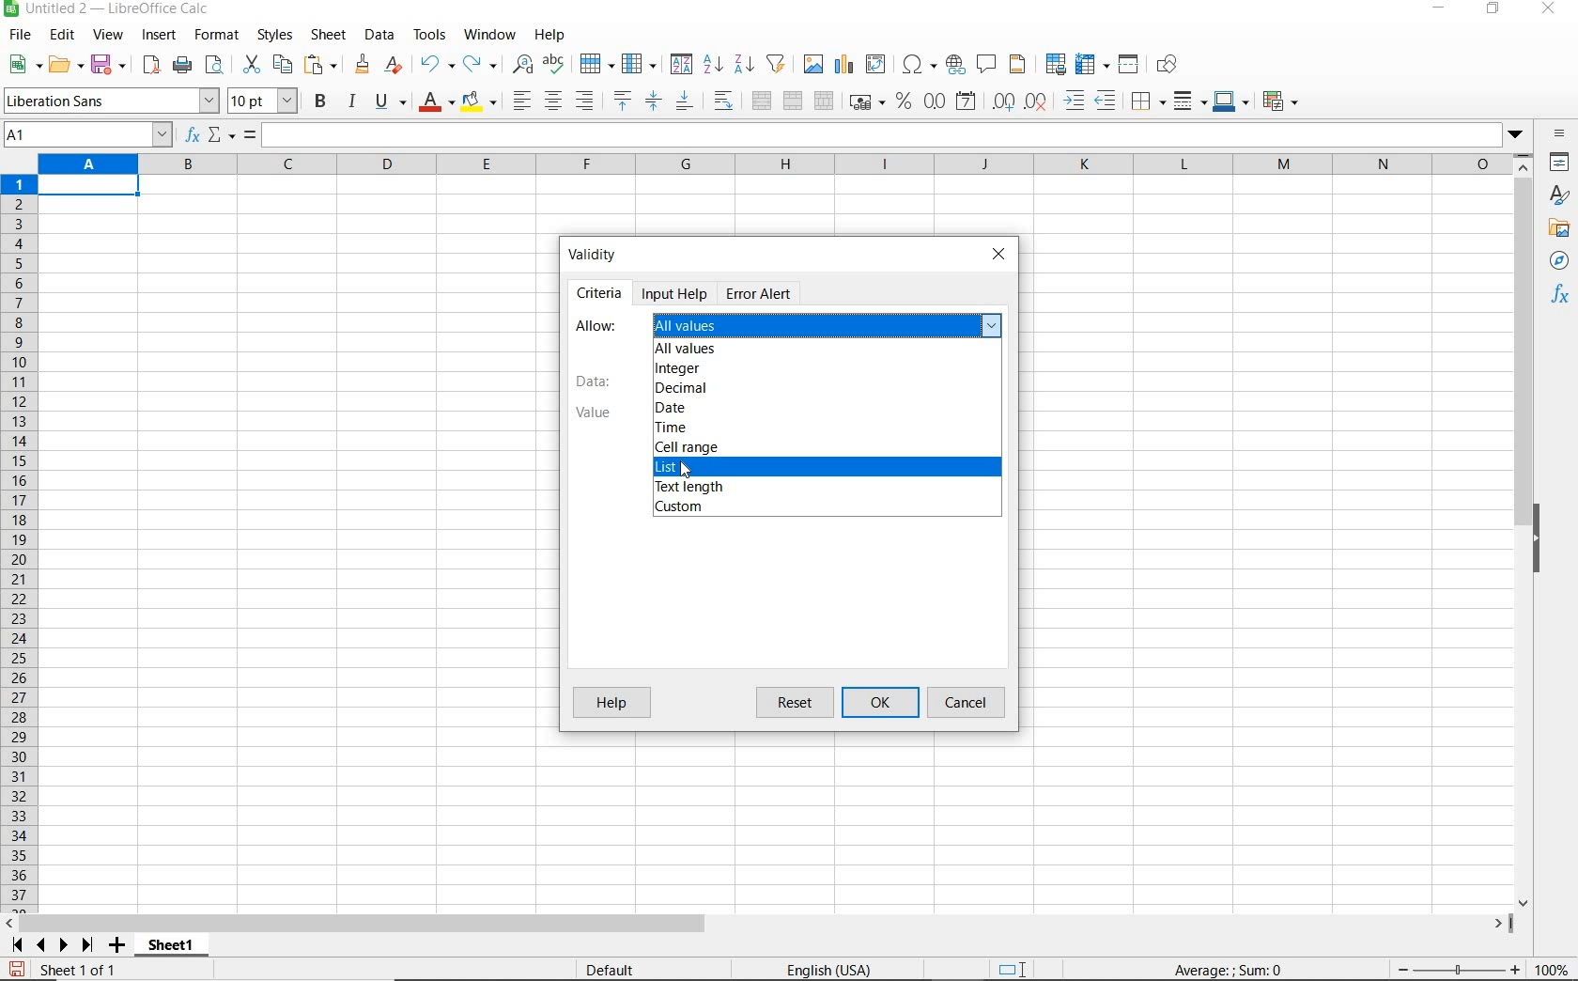 The image size is (1578, 981). Describe the element at coordinates (688, 350) in the screenshot. I see `all values` at that location.